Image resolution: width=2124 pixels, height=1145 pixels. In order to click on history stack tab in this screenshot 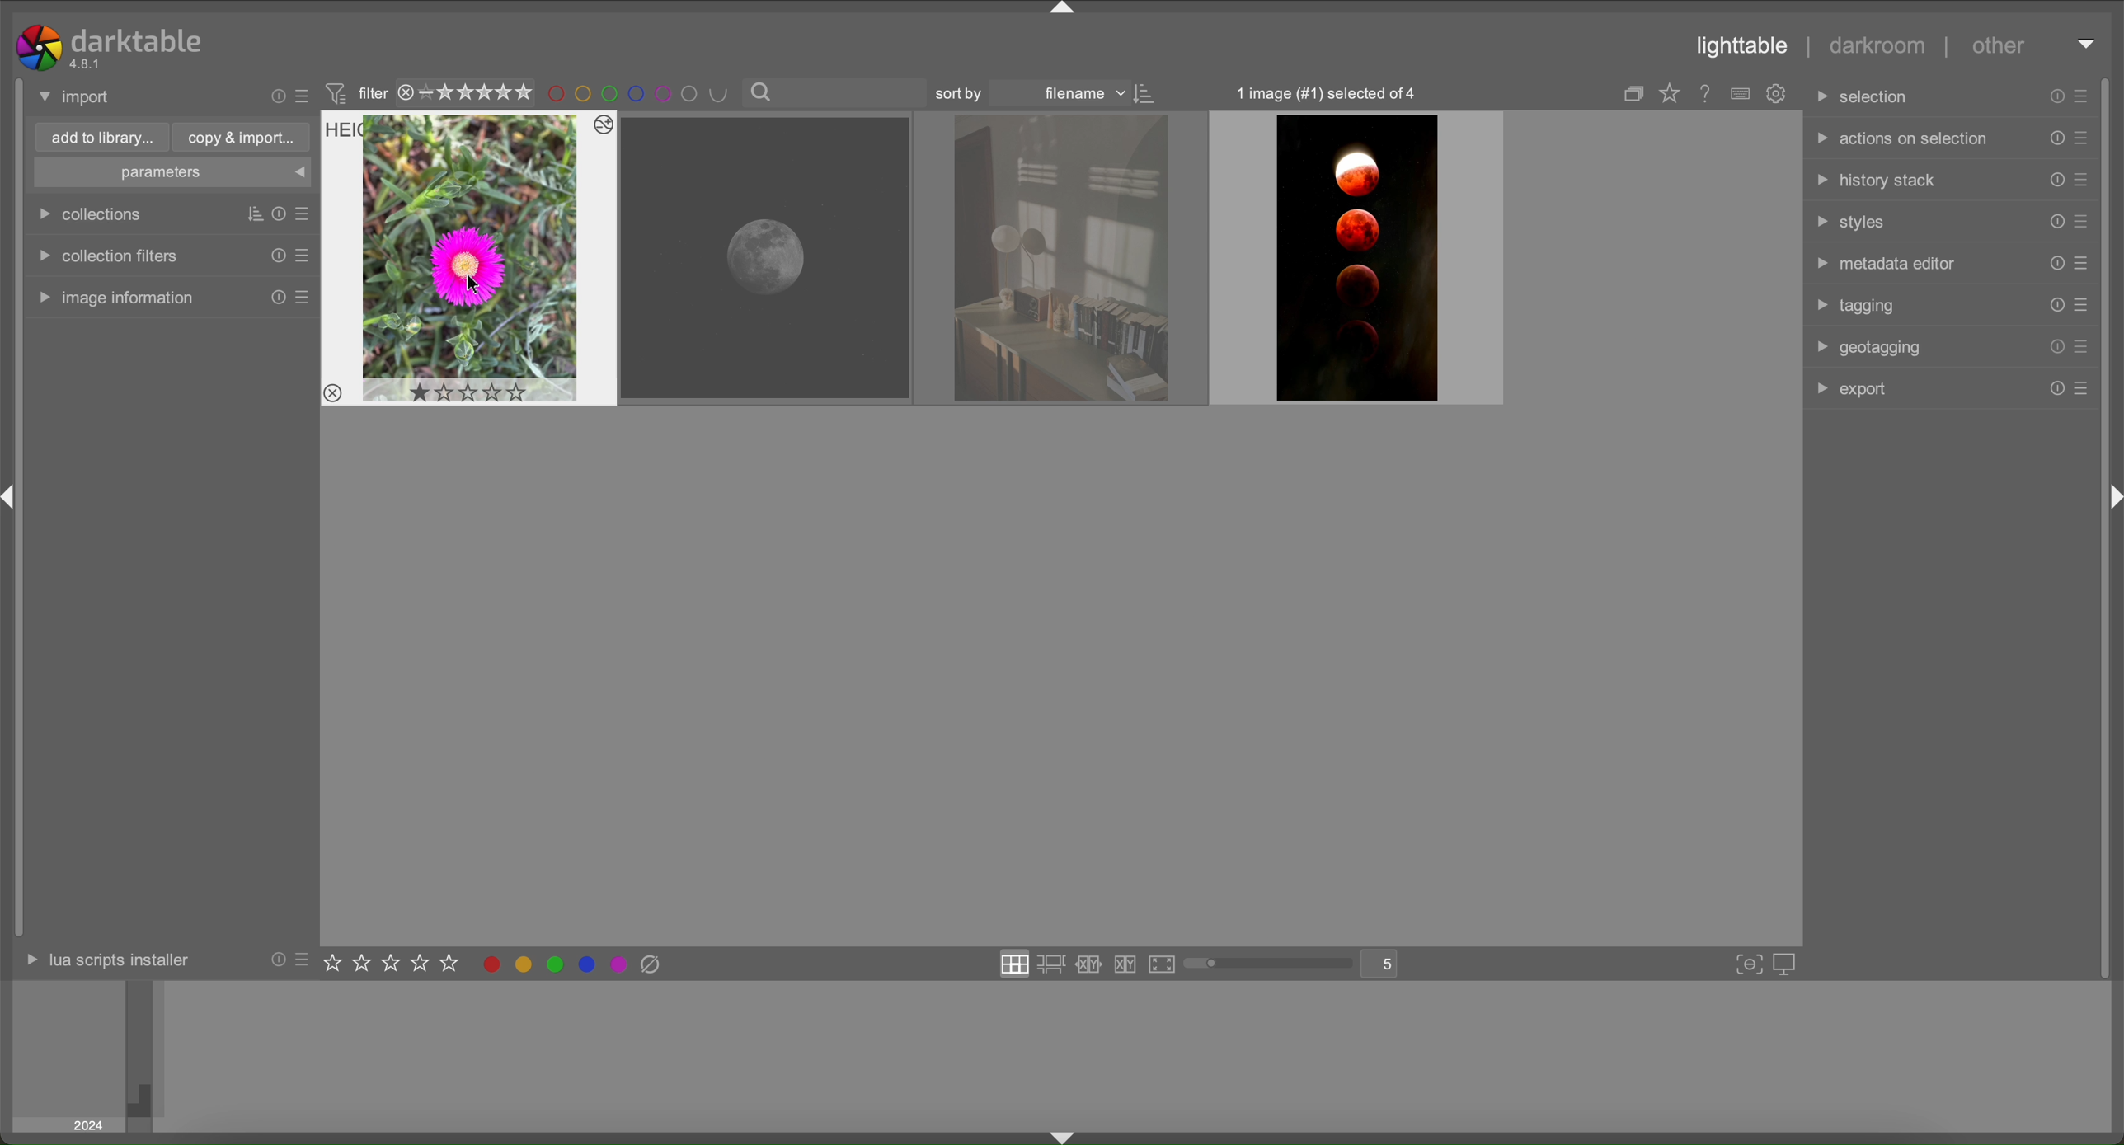, I will do `click(1877, 181)`.